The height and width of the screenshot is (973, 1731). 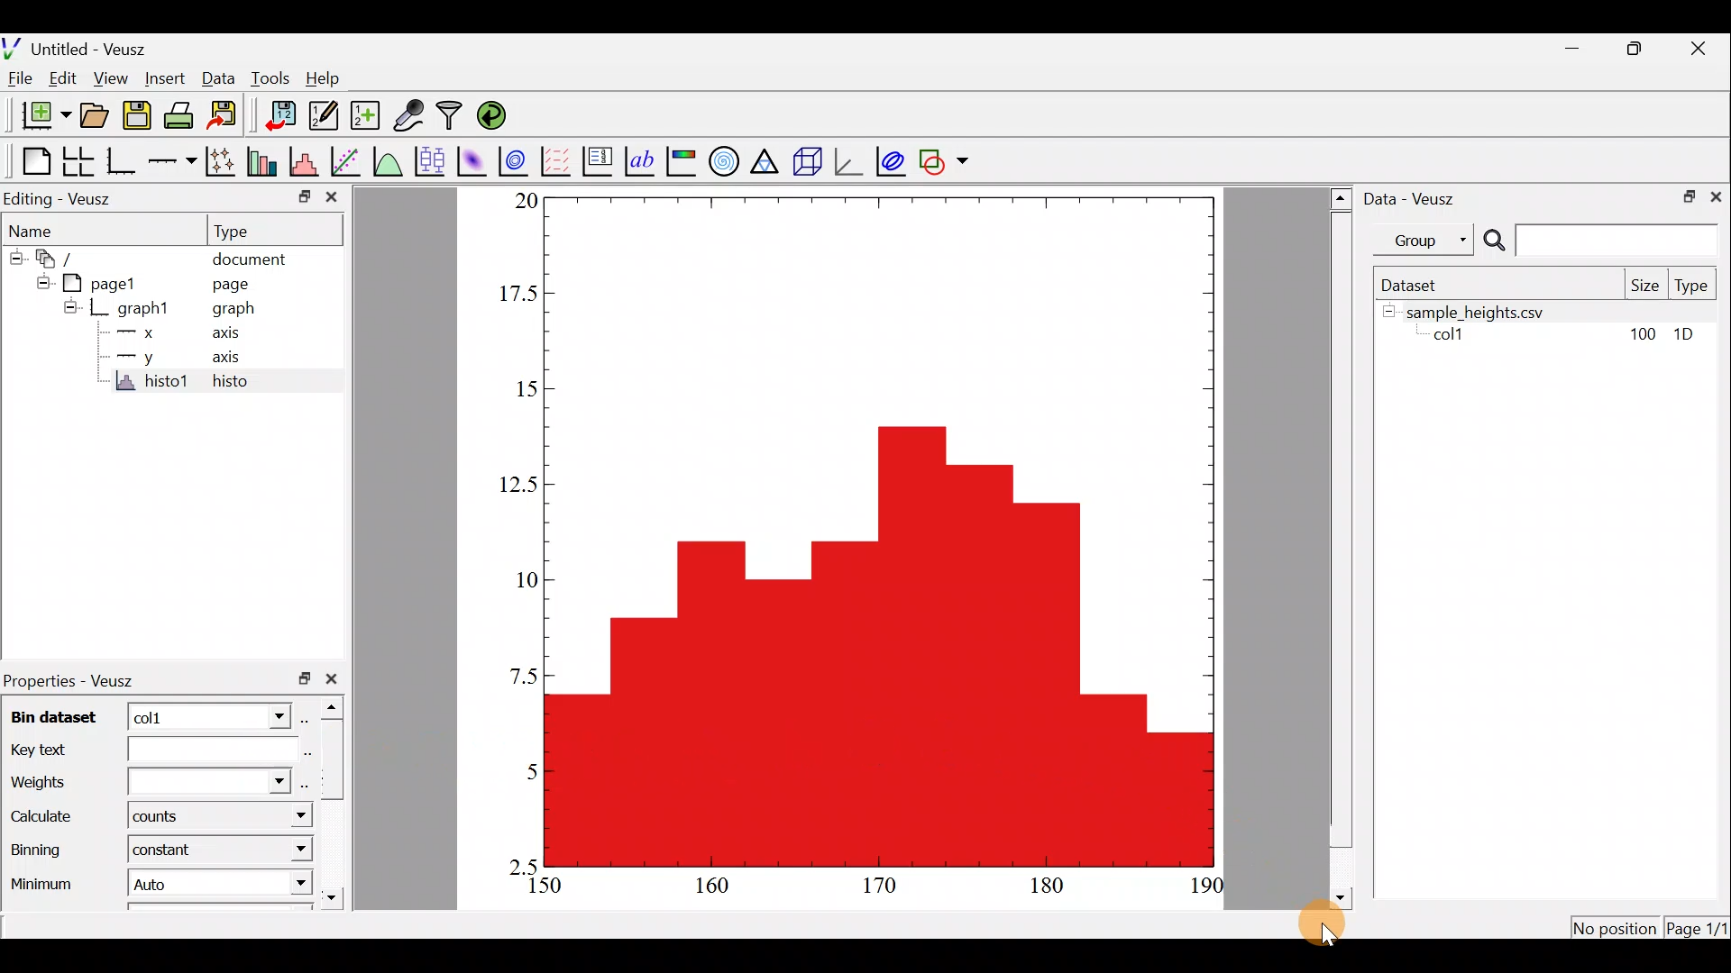 What do you see at coordinates (307, 717) in the screenshot?
I see `select using dataset browser` at bounding box center [307, 717].